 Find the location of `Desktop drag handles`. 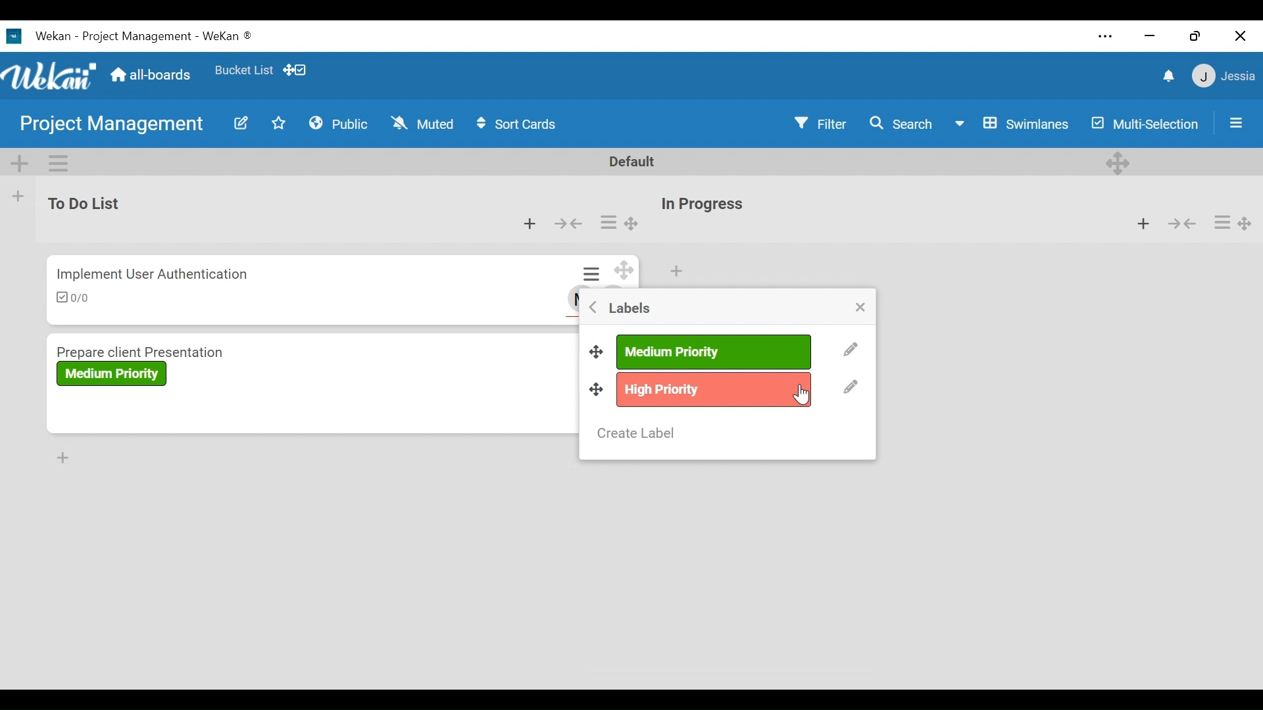

Desktop drag handles is located at coordinates (597, 390).